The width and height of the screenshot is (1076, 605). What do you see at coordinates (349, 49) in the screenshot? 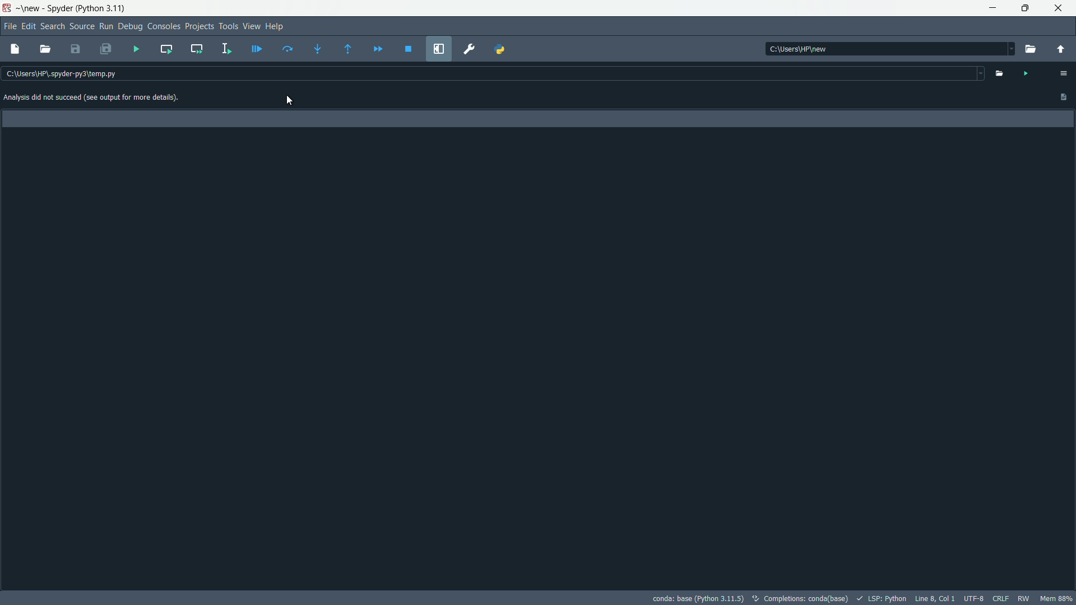
I see `continue execution until next function` at bounding box center [349, 49].